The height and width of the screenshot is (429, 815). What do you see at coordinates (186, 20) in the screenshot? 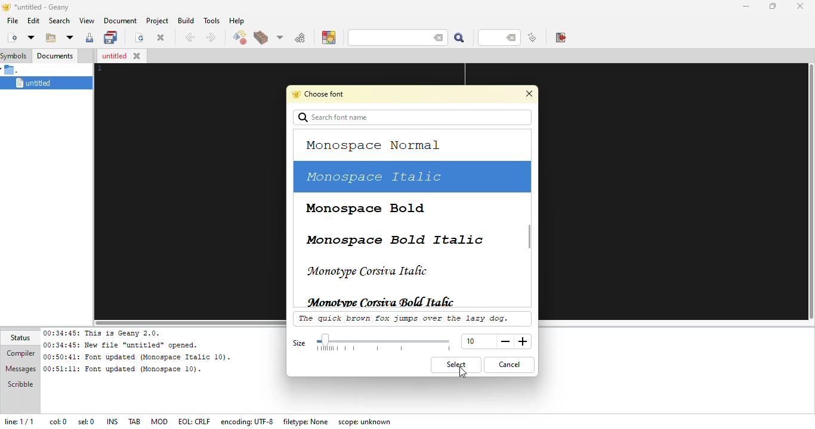
I see `build` at bounding box center [186, 20].